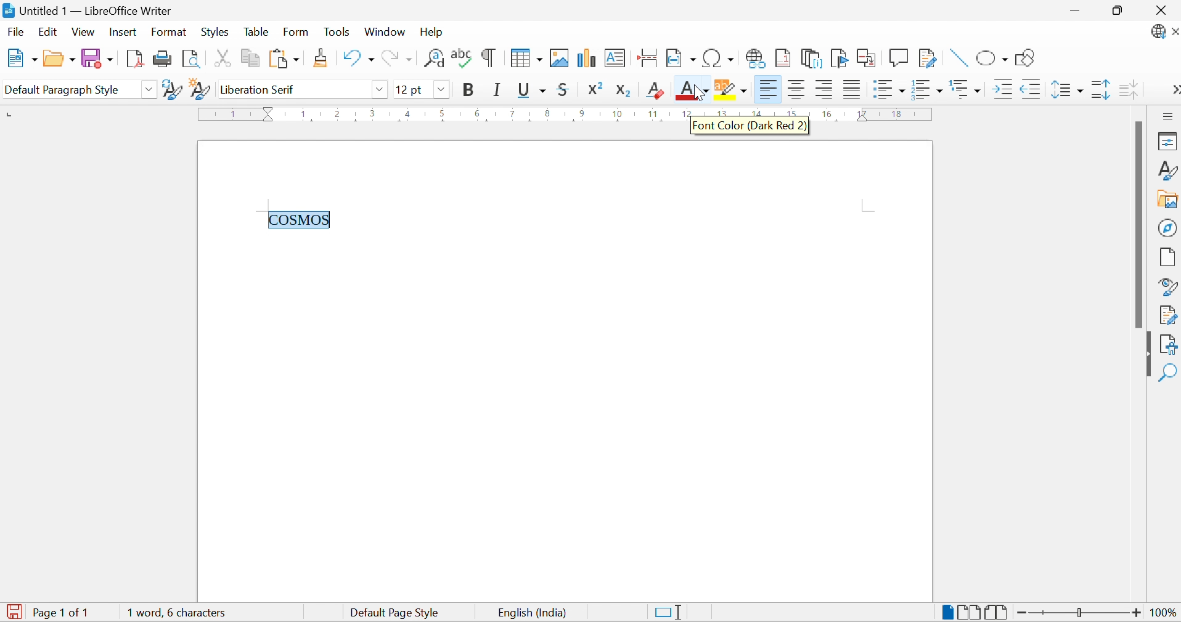 The image size is (1181, 622). I want to click on Strikethrough, so click(566, 90).